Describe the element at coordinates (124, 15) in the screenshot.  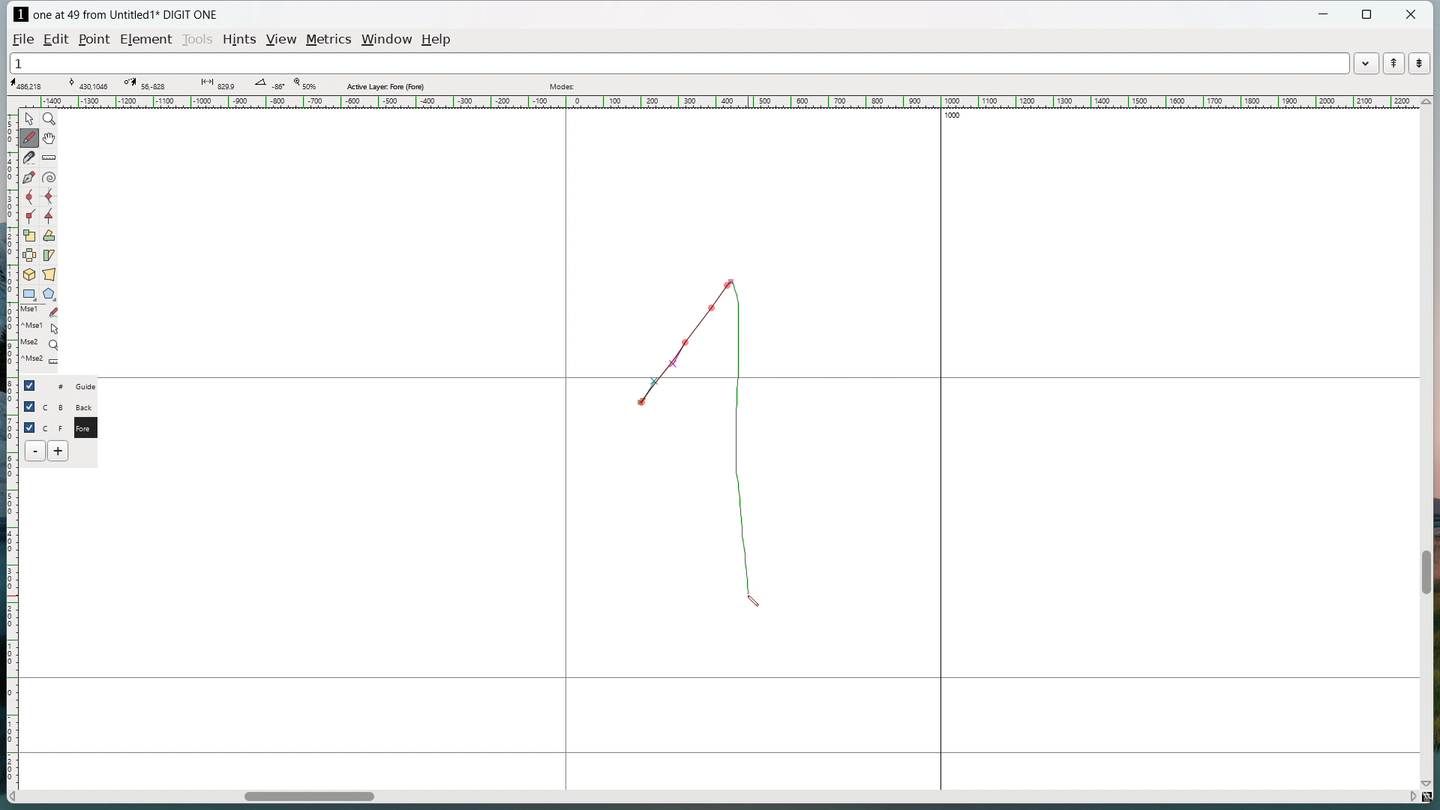
I see `one at 49 from Untitled1 DIGIT ONE` at that location.